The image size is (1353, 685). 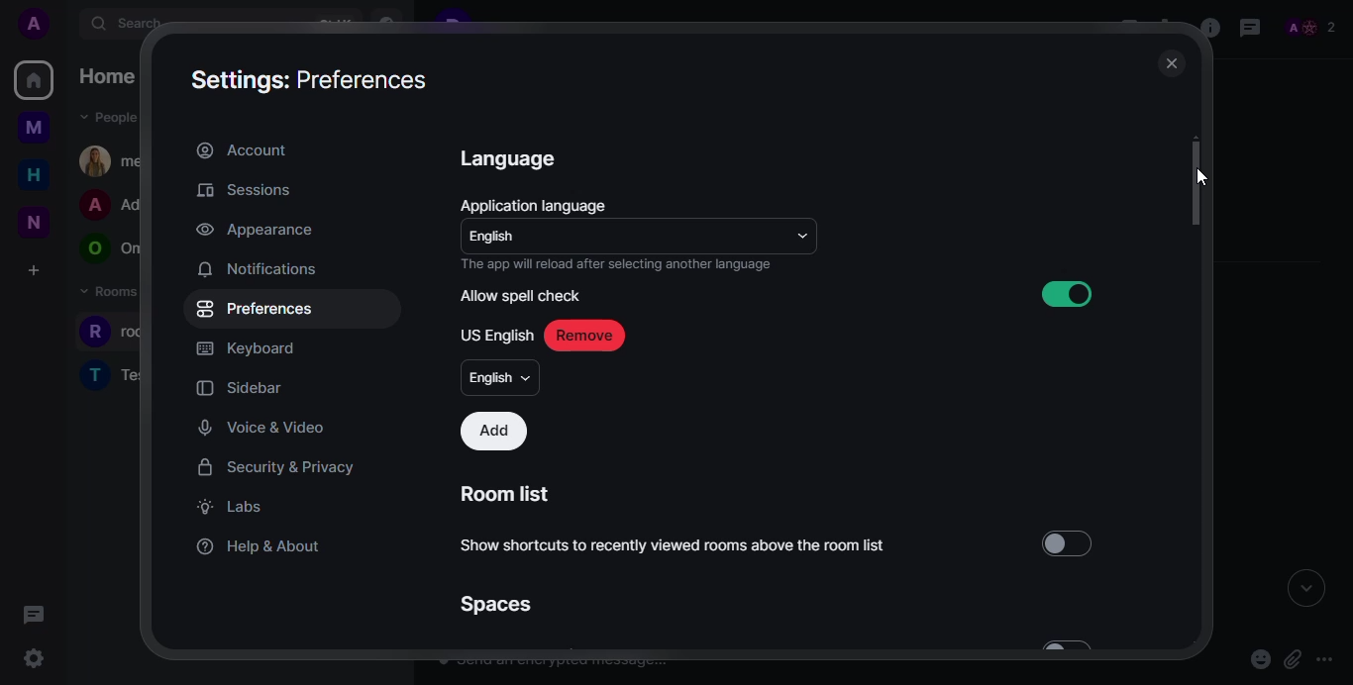 What do you see at coordinates (1062, 644) in the screenshot?
I see `Toggle button` at bounding box center [1062, 644].